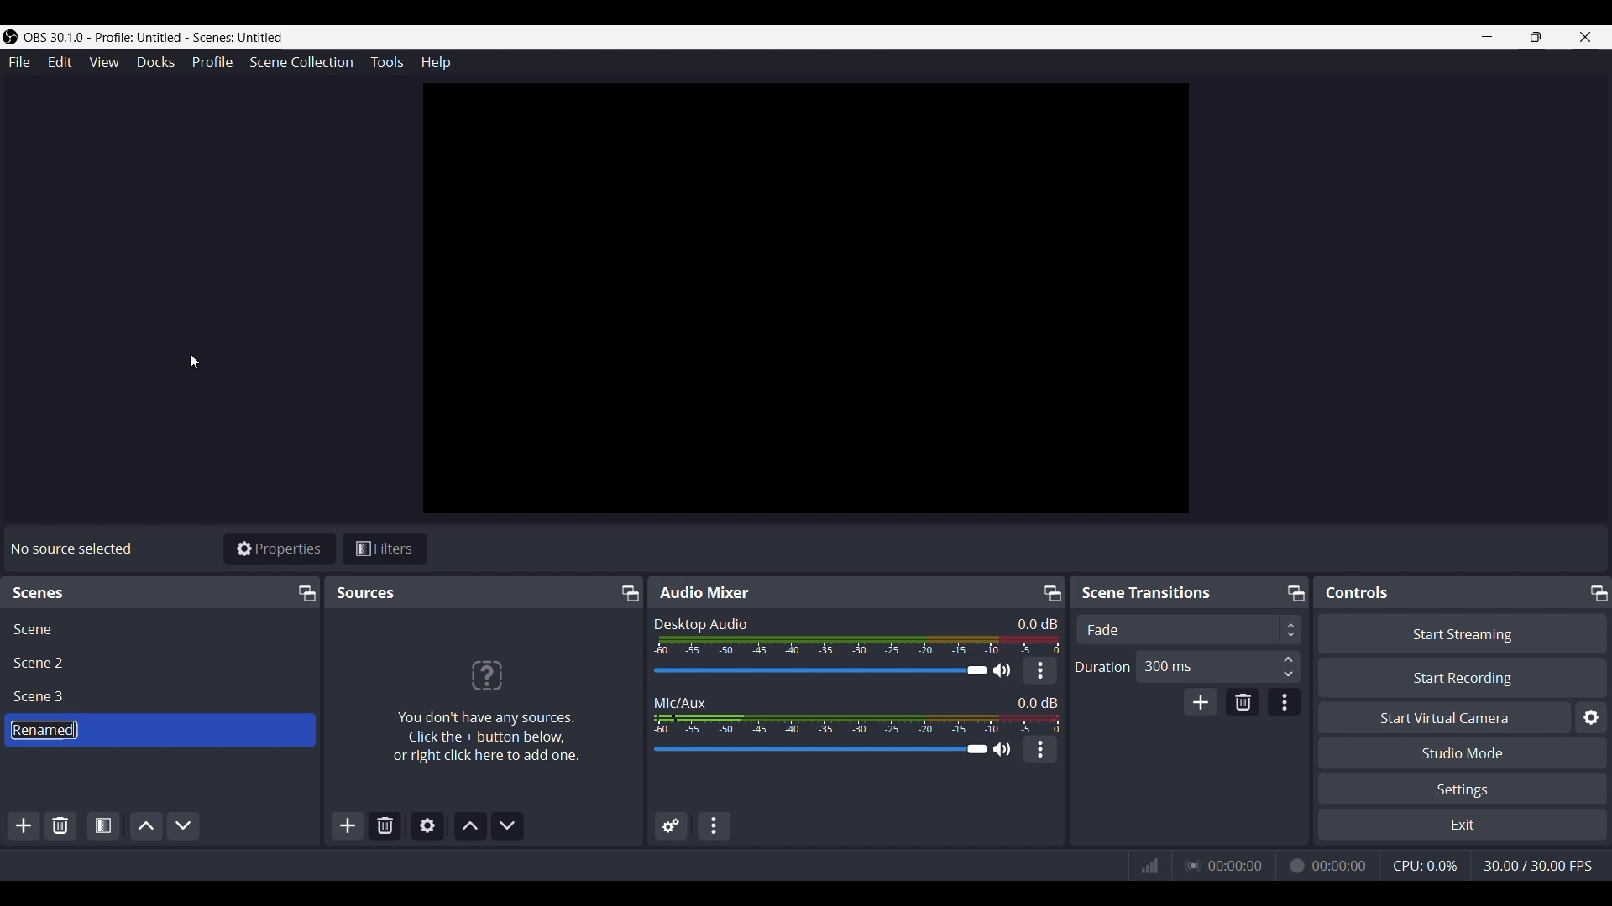 Image resolution: width=1612 pixels, height=906 pixels. What do you see at coordinates (1294, 591) in the screenshot?
I see ` Undock/Pop-out icon` at bounding box center [1294, 591].